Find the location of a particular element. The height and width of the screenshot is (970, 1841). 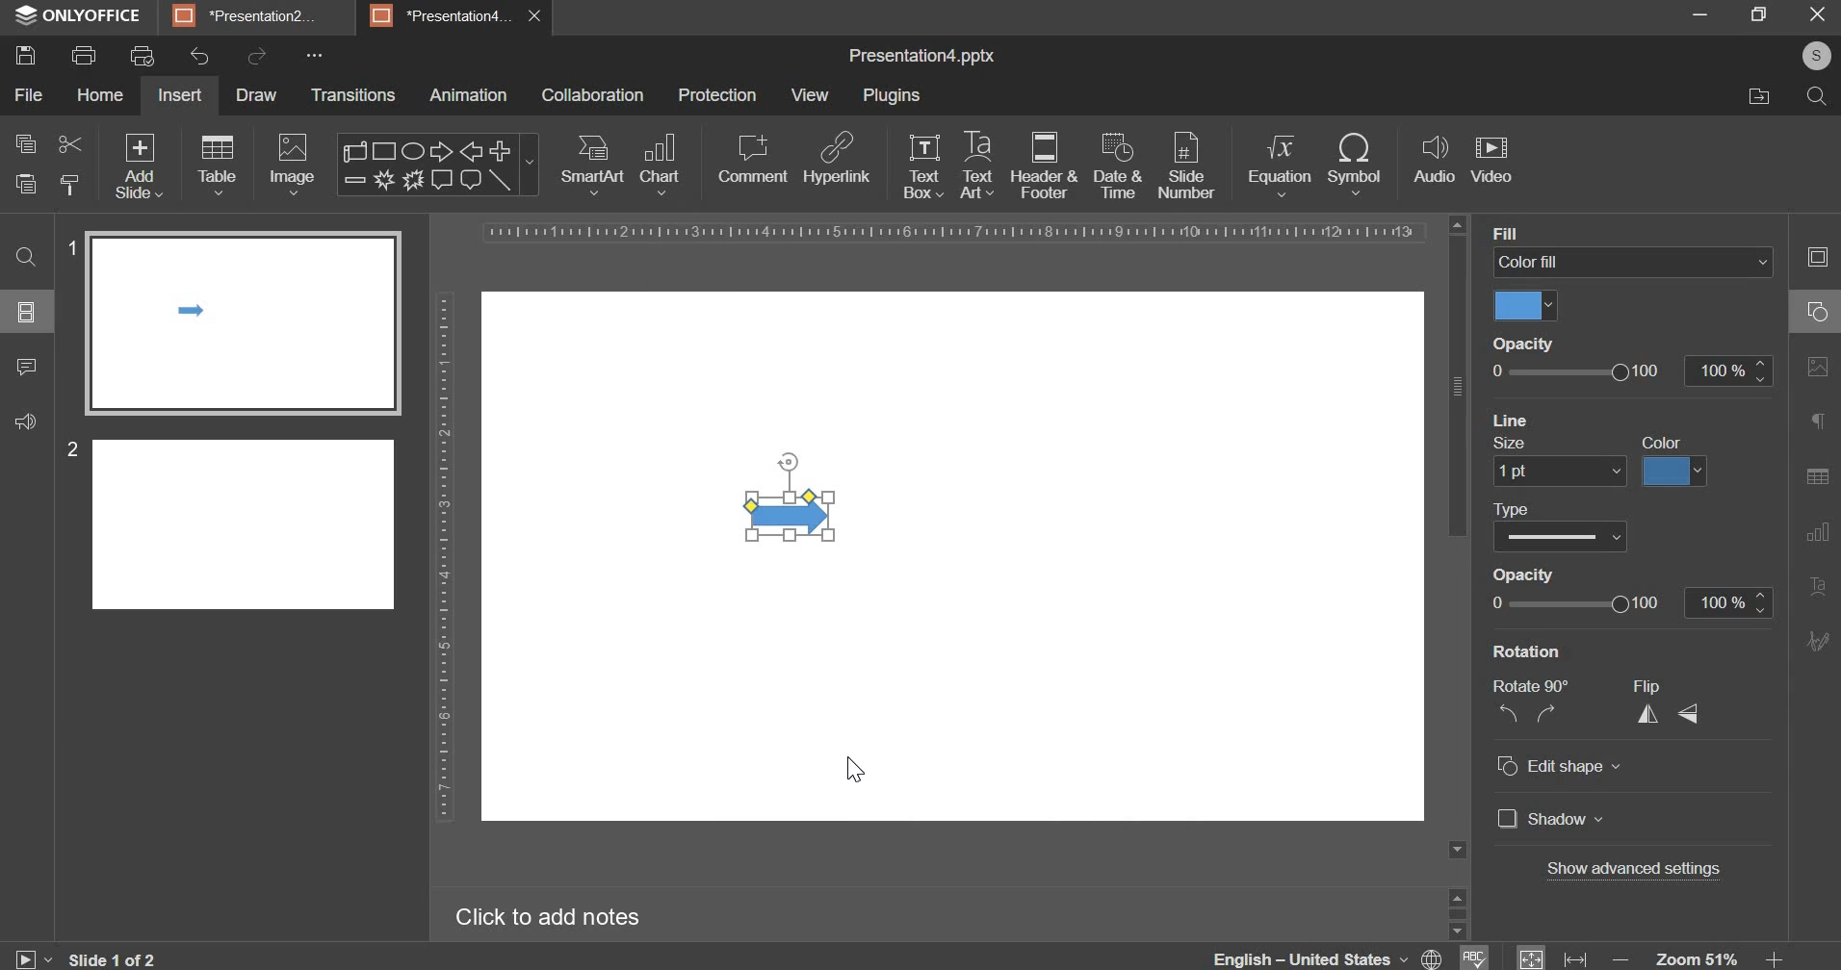

print preview is located at coordinates (143, 57).